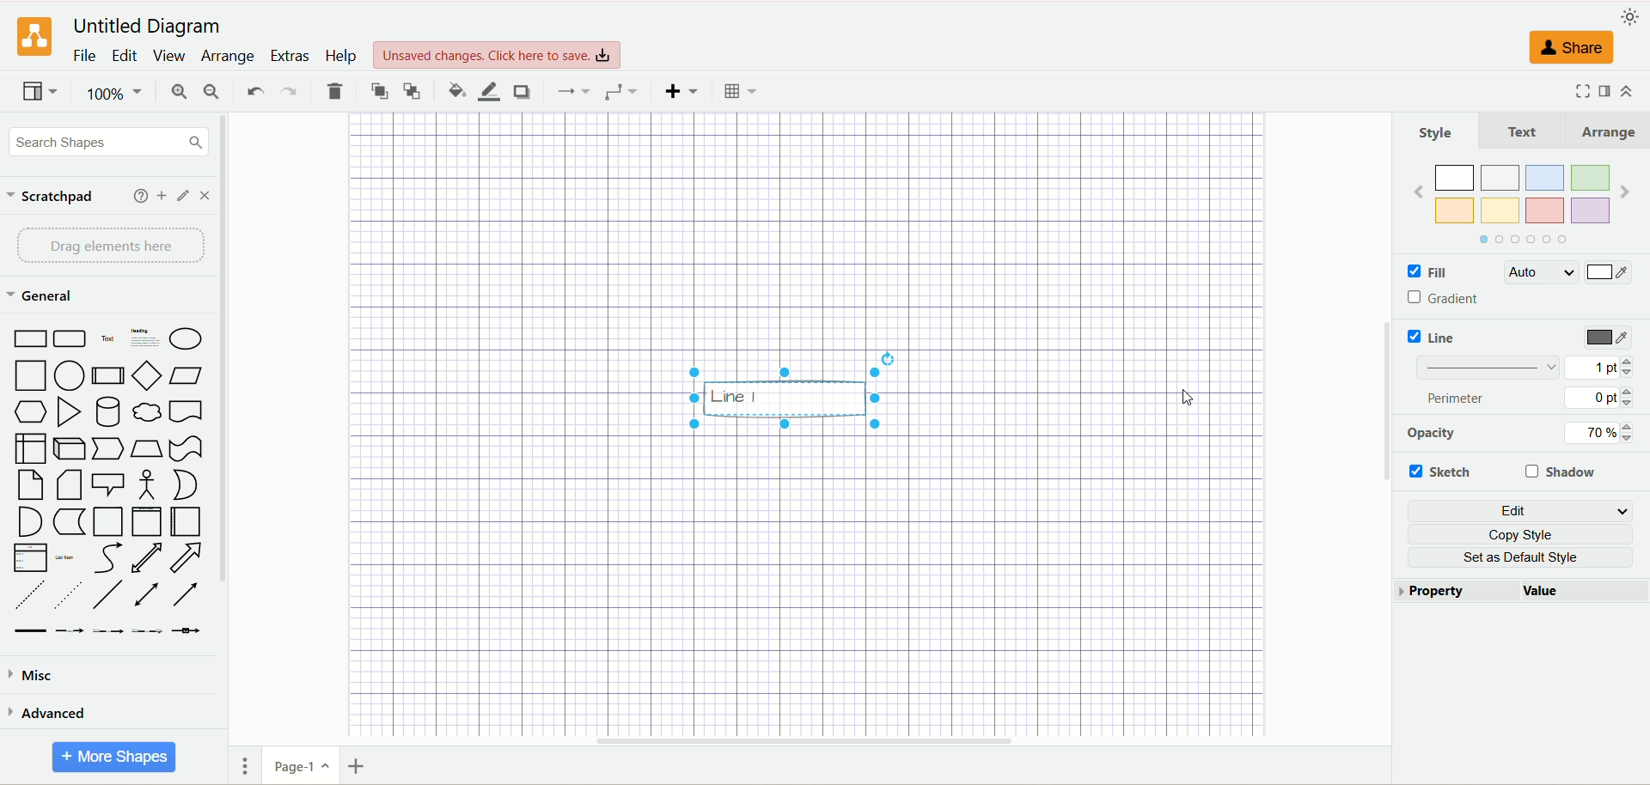  Describe the element at coordinates (30, 523) in the screenshot. I see `And` at that location.